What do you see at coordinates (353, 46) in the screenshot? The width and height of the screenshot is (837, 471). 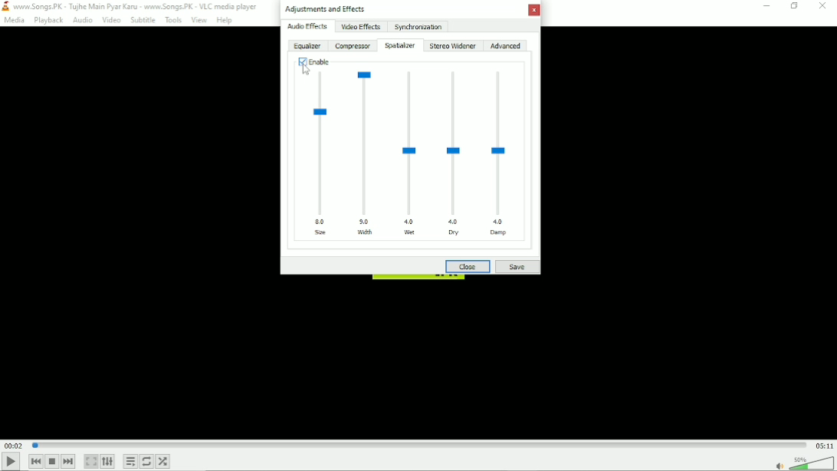 I see `Compressor` at bounding box center [353, 46].